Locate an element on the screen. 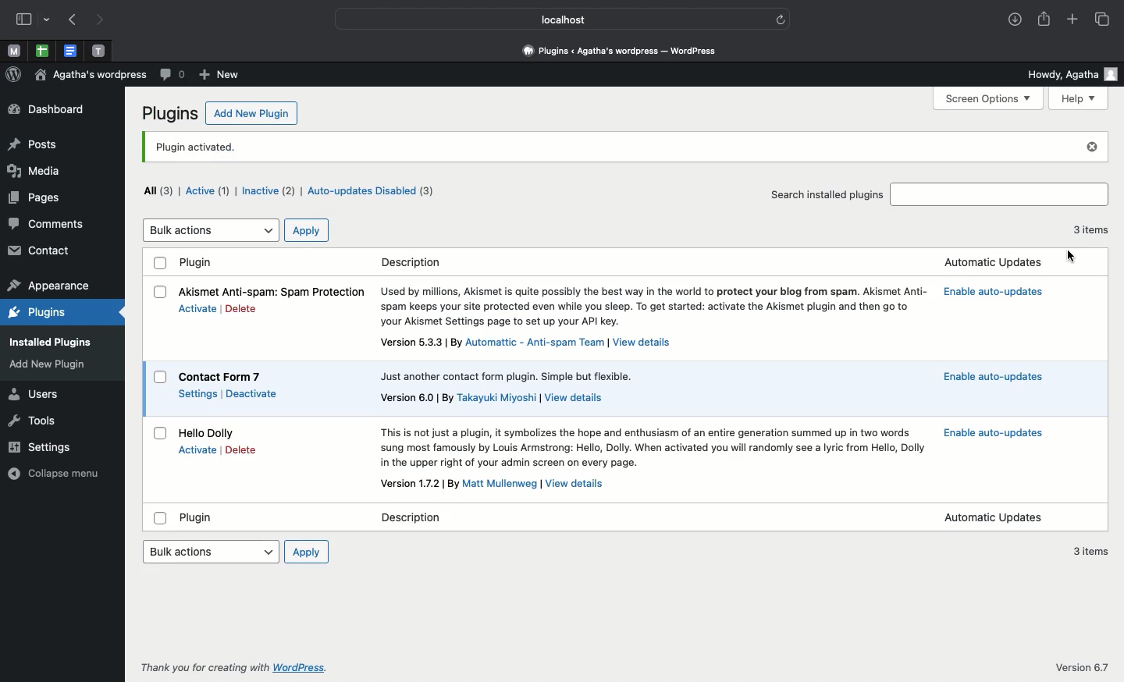 This screenshot has width=1124, height=682. enable auto updates is located at coordinates (994, 293).